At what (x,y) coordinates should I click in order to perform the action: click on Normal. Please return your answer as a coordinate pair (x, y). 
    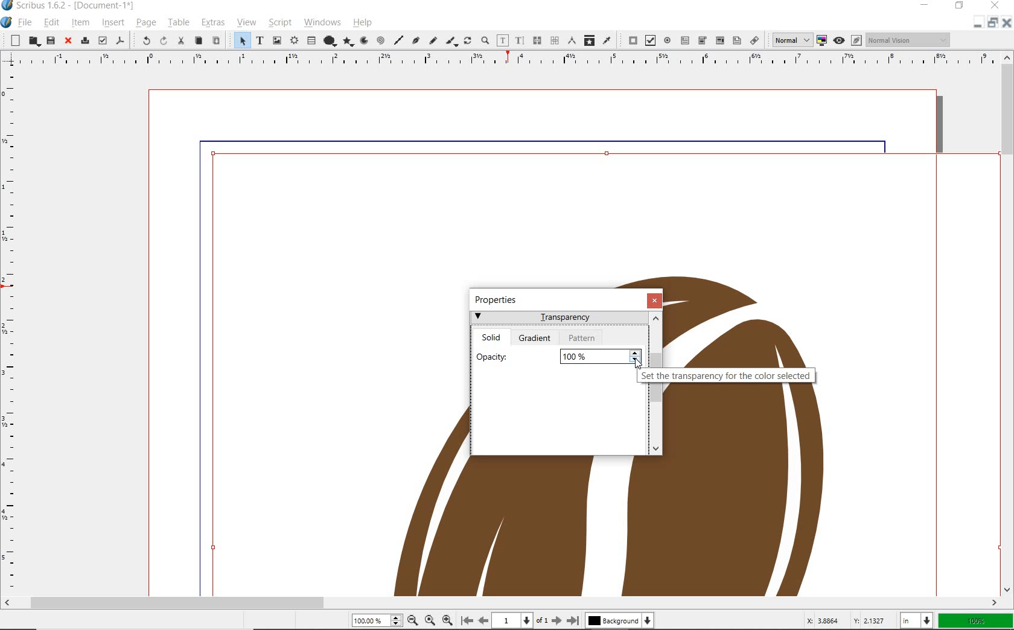
    Looking at the image, I should click on (789, 40).